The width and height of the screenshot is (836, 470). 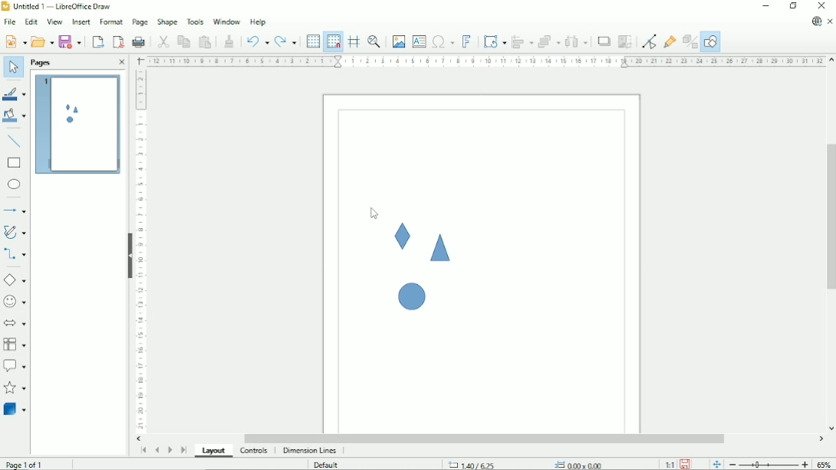 I want to click on Toggle extrusion, so click(x=690, y=42).